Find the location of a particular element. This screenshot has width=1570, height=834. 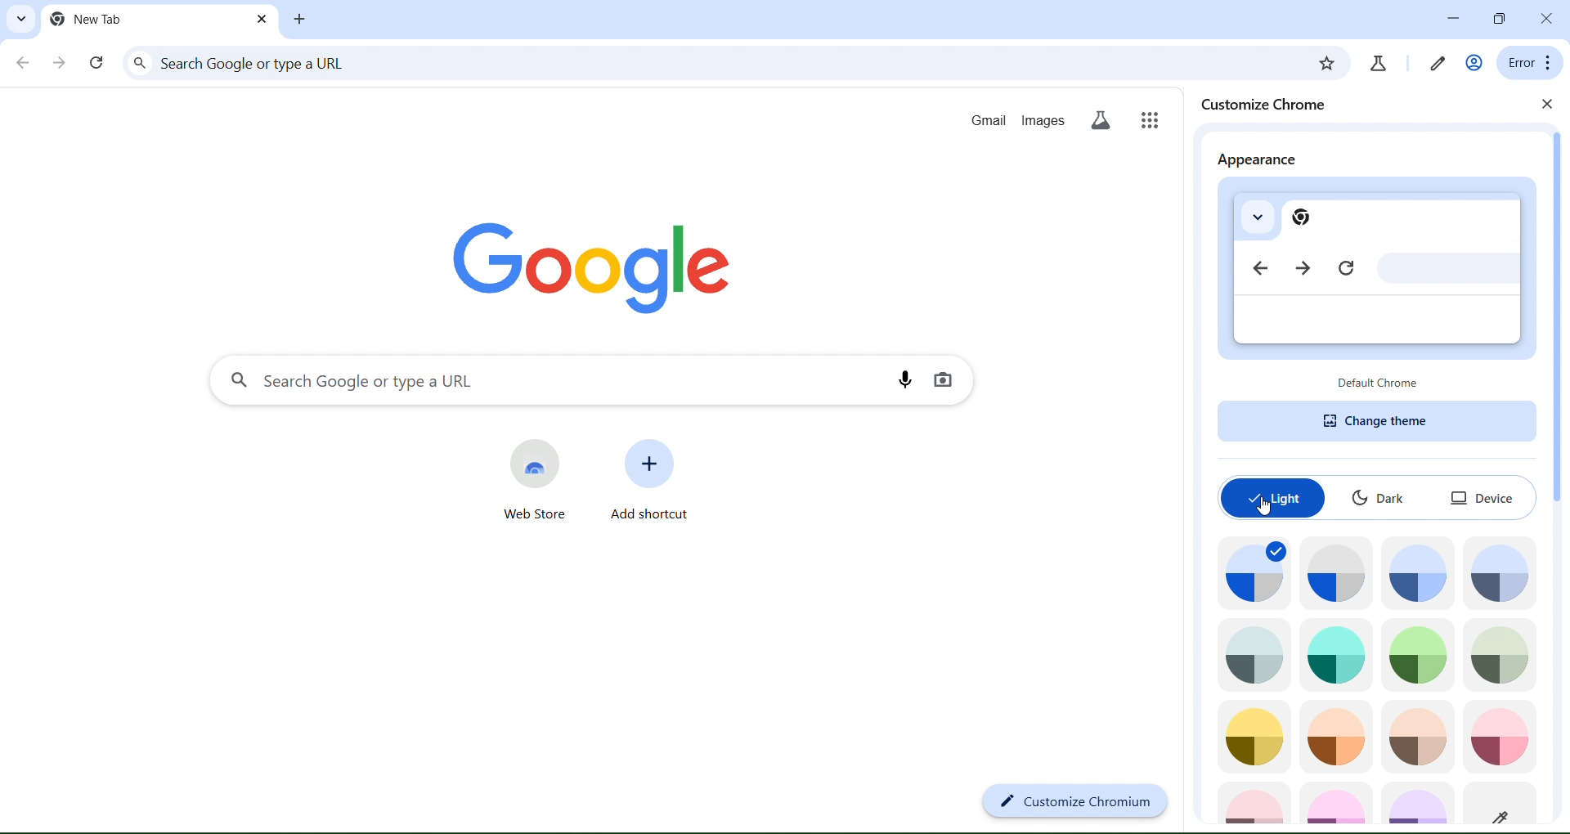

image is located at coordinates (1418, 804).